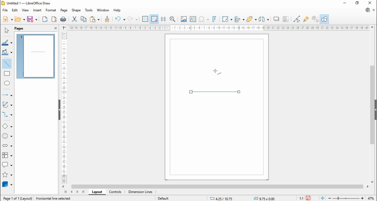  I want to click on insert image, so click(183, 19).